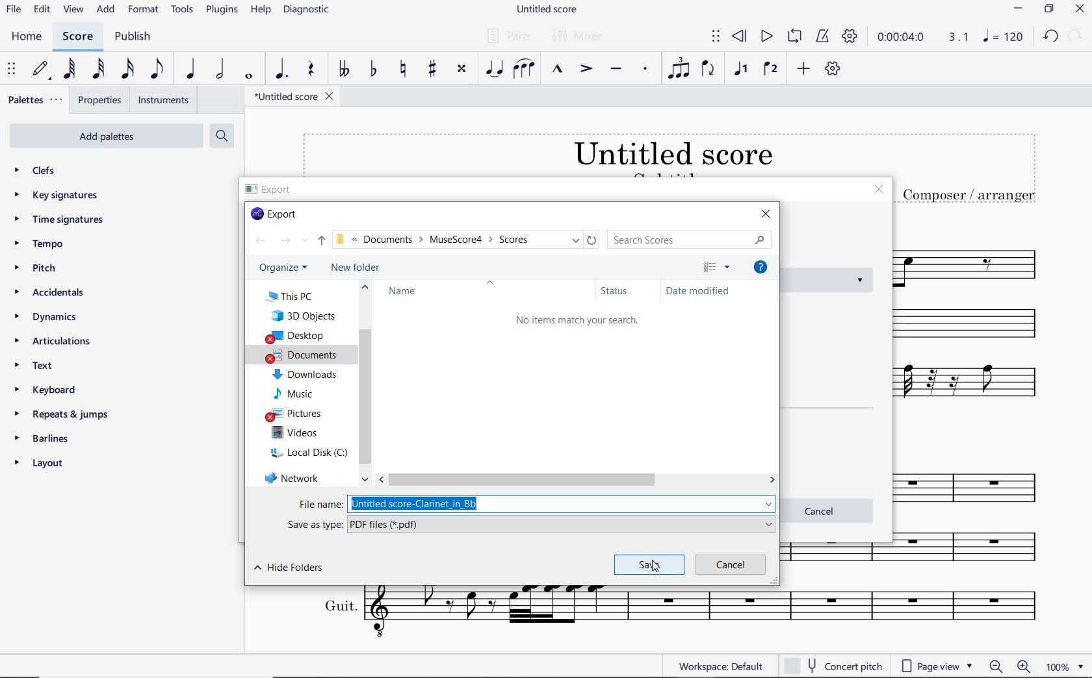  I want to click on time signatures, so click(60, 221).